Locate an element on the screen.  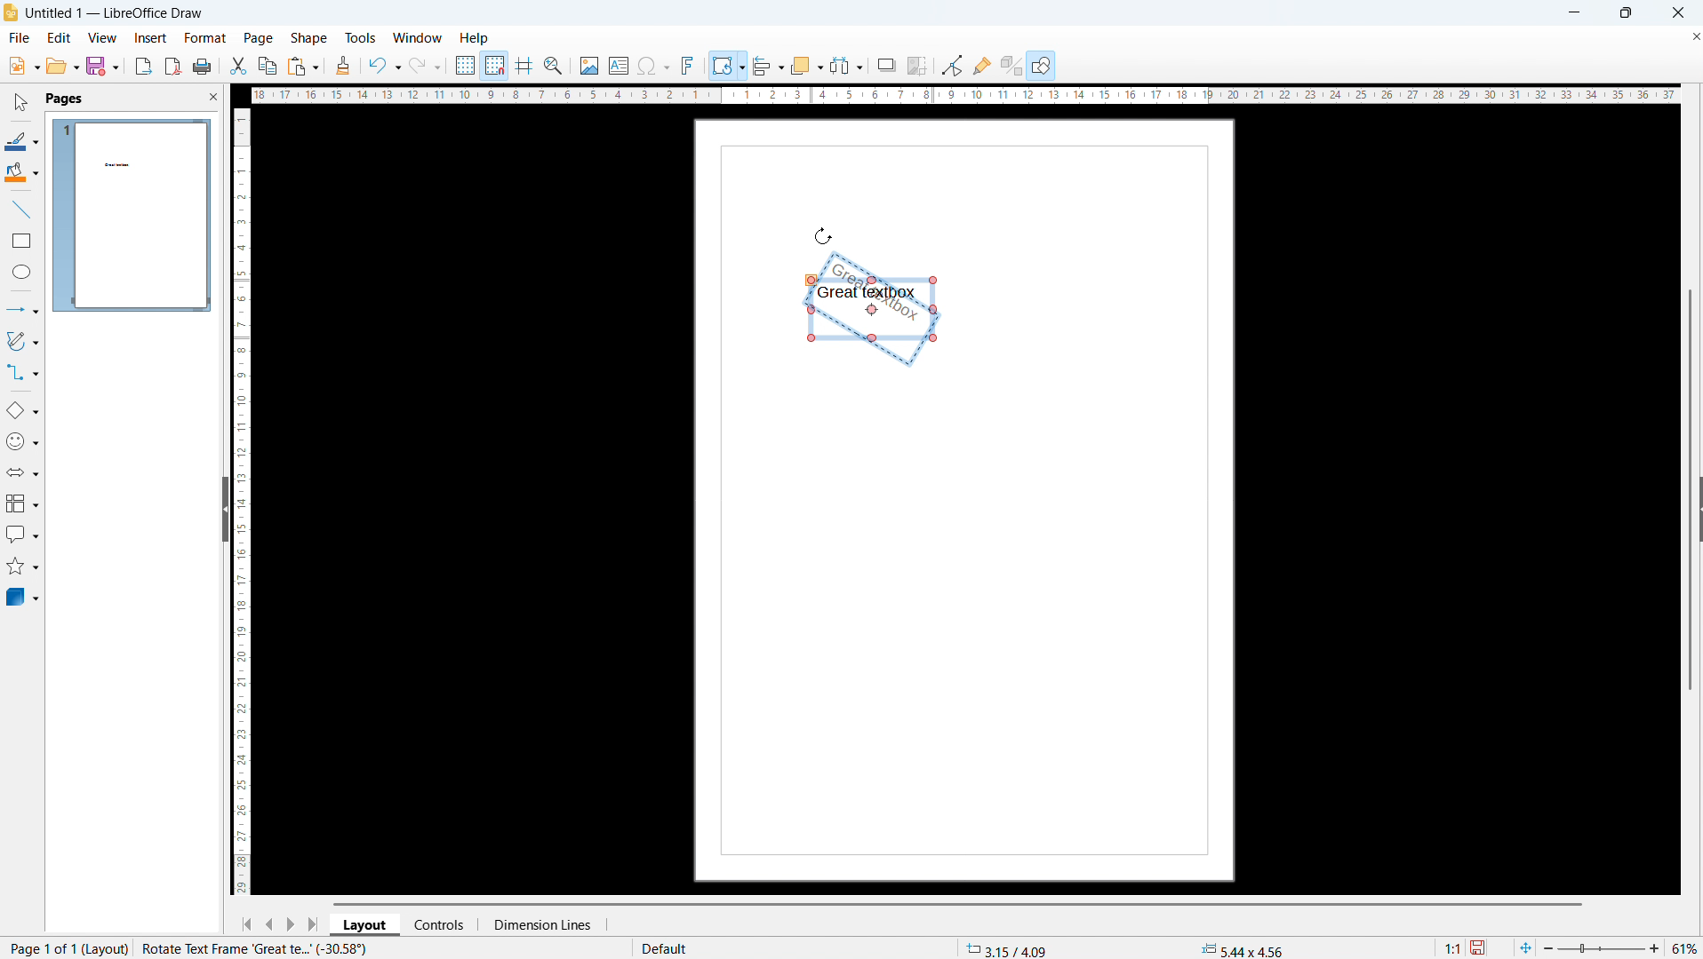
Go to last page is located at coordinates (316, 923).